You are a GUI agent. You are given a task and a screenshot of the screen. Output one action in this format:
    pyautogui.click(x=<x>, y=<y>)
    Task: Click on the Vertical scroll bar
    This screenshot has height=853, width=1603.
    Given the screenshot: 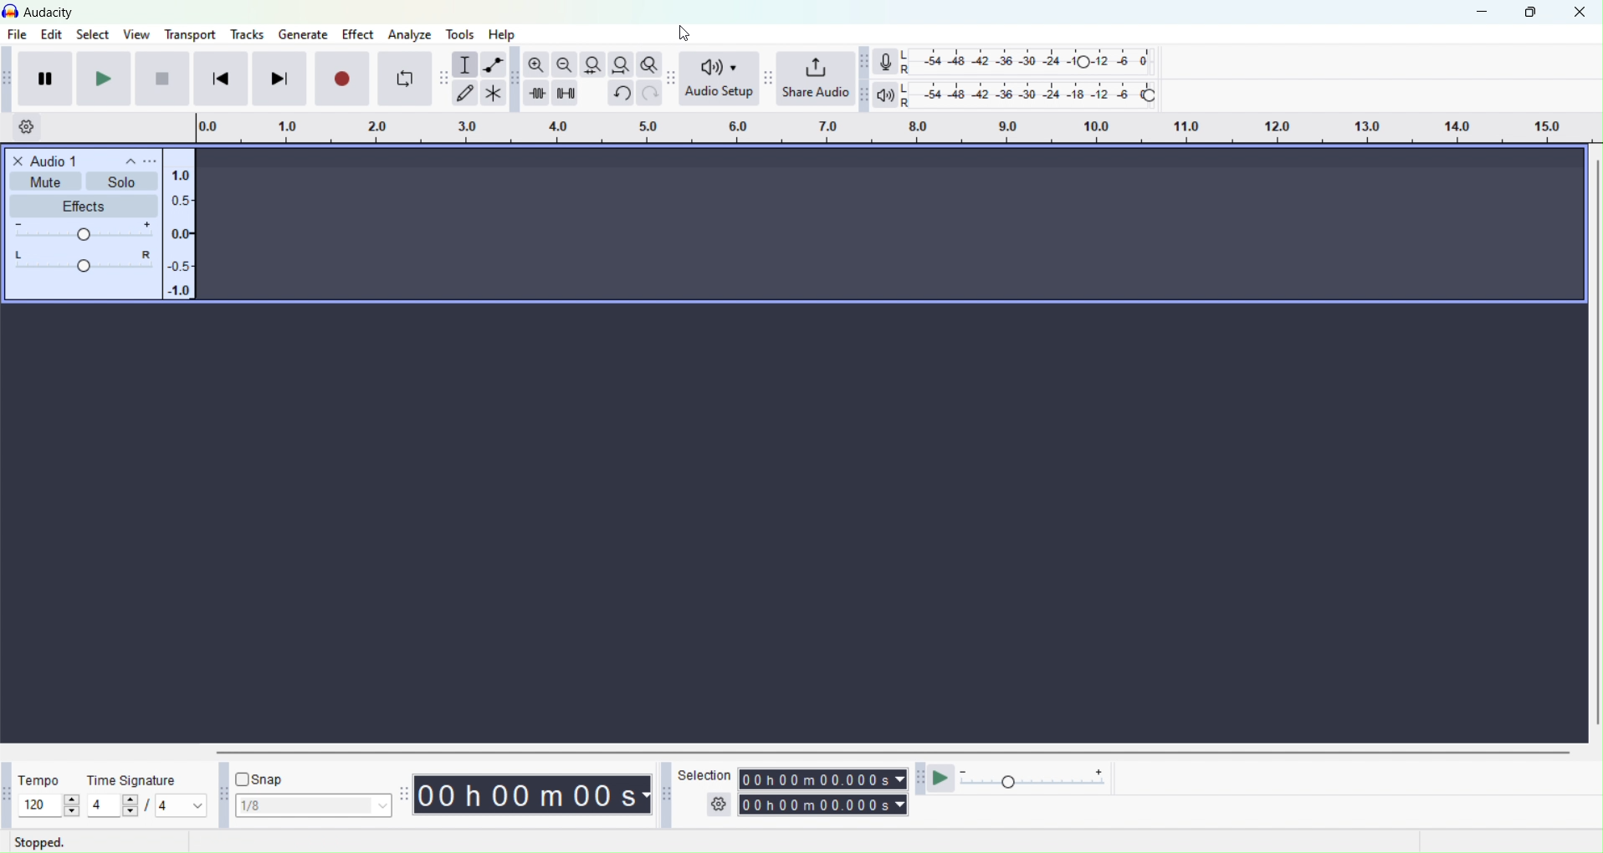 What is the action you would take?
    pyautogui.click(x=892, y=751)
    